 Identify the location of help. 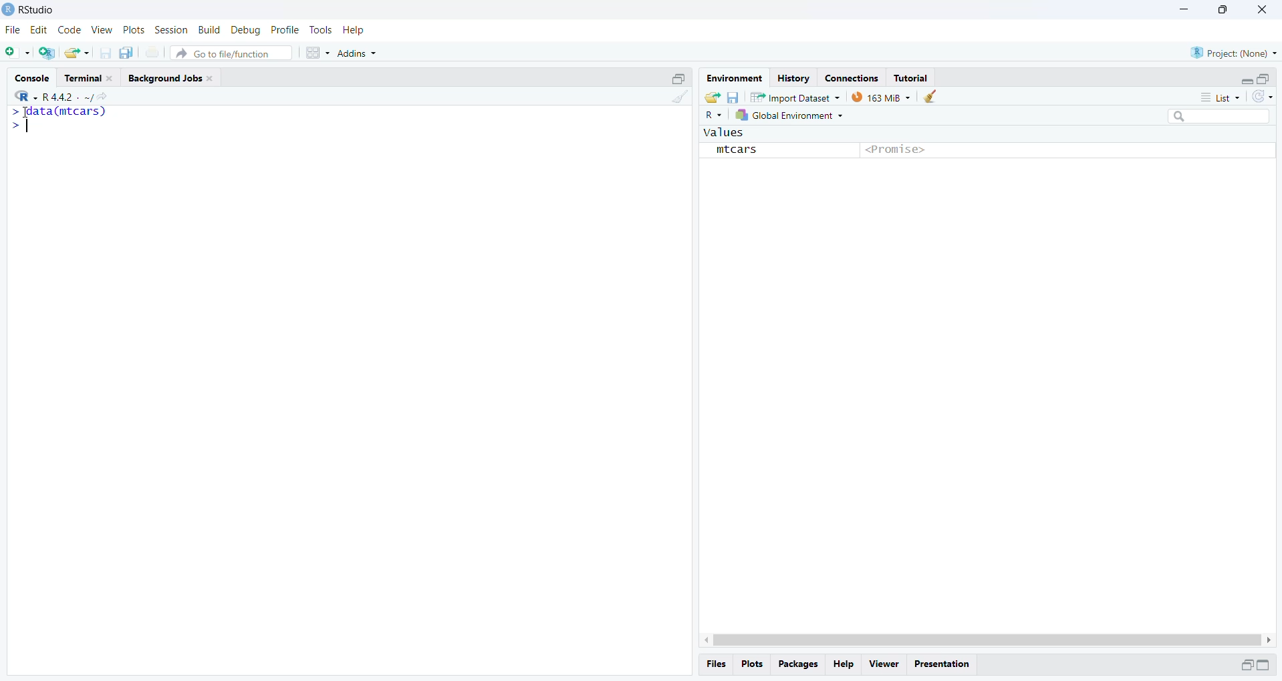
(843, 664).